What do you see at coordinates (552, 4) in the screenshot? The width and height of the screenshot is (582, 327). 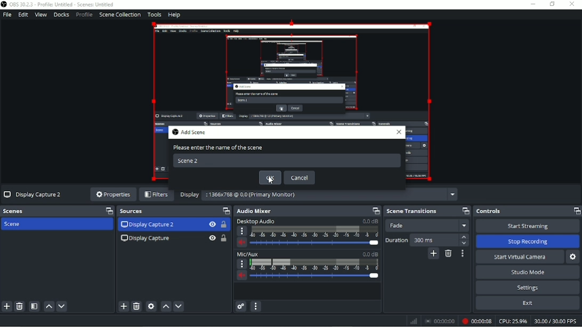 I see `Restore down` at bounding box center [552, 4].